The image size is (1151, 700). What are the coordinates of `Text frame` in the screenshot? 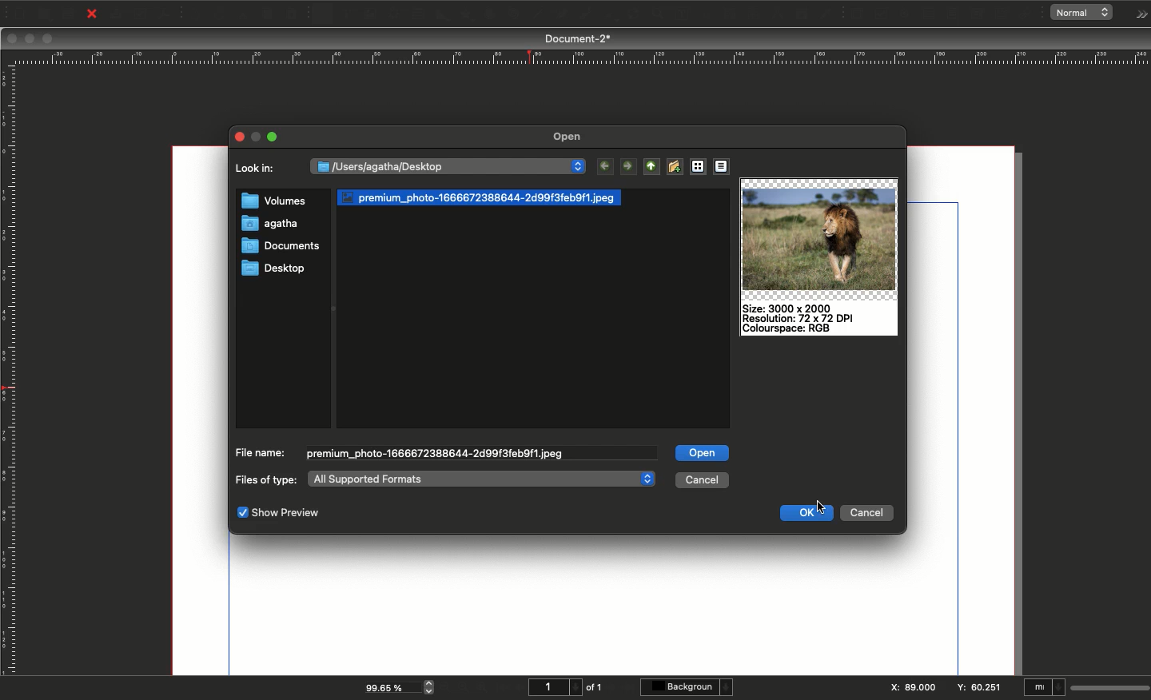 It's located at (346, 16).